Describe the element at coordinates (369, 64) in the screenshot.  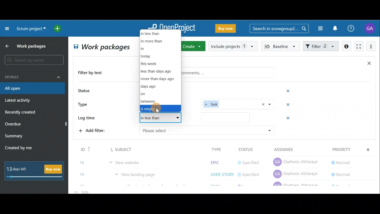
I see `Close` at that location.